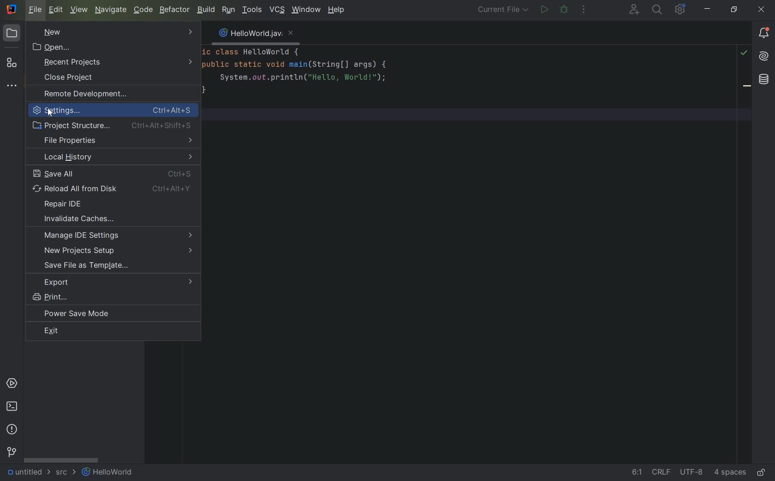 Image resolution: width=775 pixels, height=481 pixels. I want to click on TOOLS, so click(252, 11).